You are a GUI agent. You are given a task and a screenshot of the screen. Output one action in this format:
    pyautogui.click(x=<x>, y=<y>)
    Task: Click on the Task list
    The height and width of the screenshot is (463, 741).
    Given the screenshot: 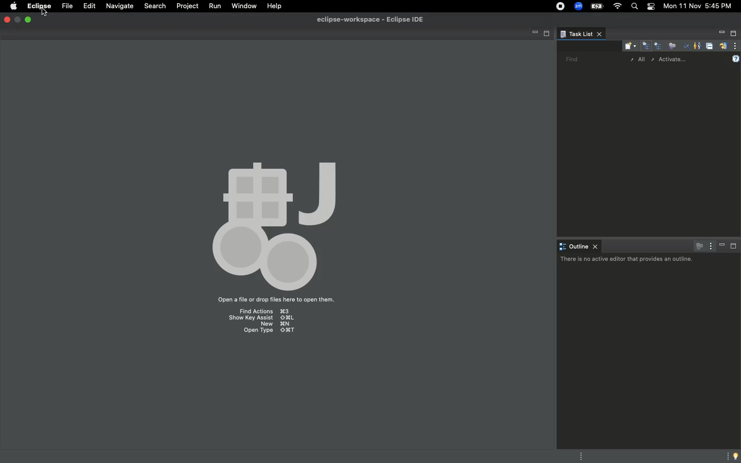 What is the action you would take?
    pyautogui.click(x=580, y=34)
    